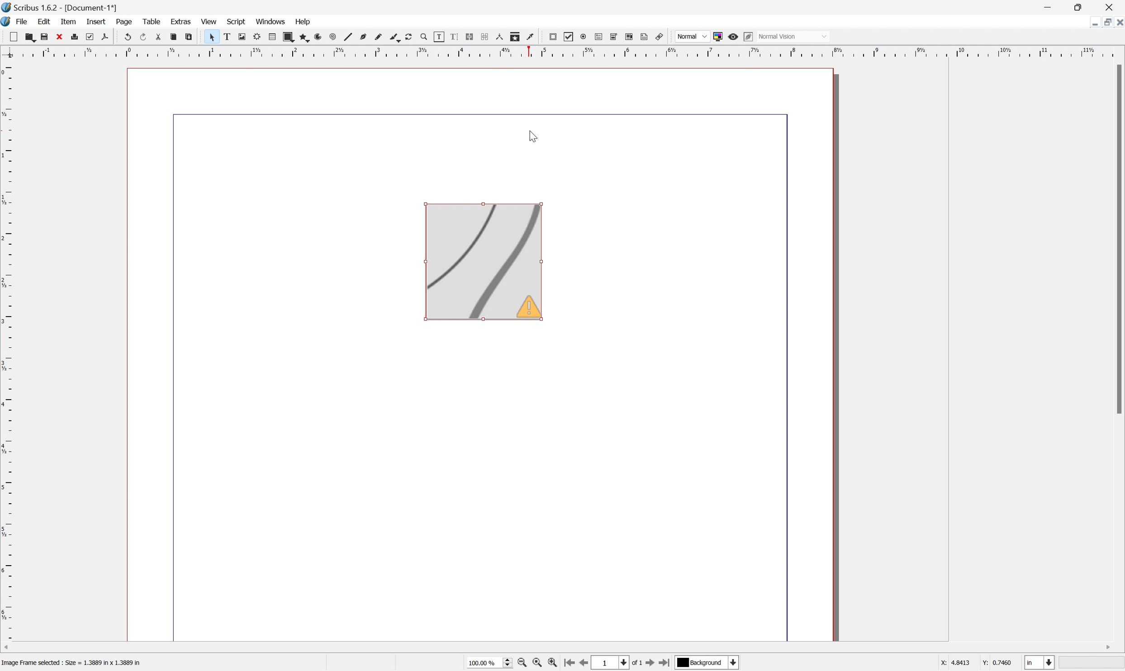 The image size is (1125, 671). I want to click on Scroll bar, so click(1118, 239).